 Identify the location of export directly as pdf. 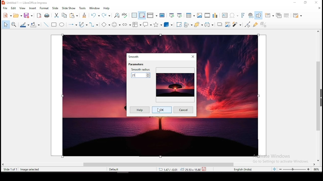
(38, 16).